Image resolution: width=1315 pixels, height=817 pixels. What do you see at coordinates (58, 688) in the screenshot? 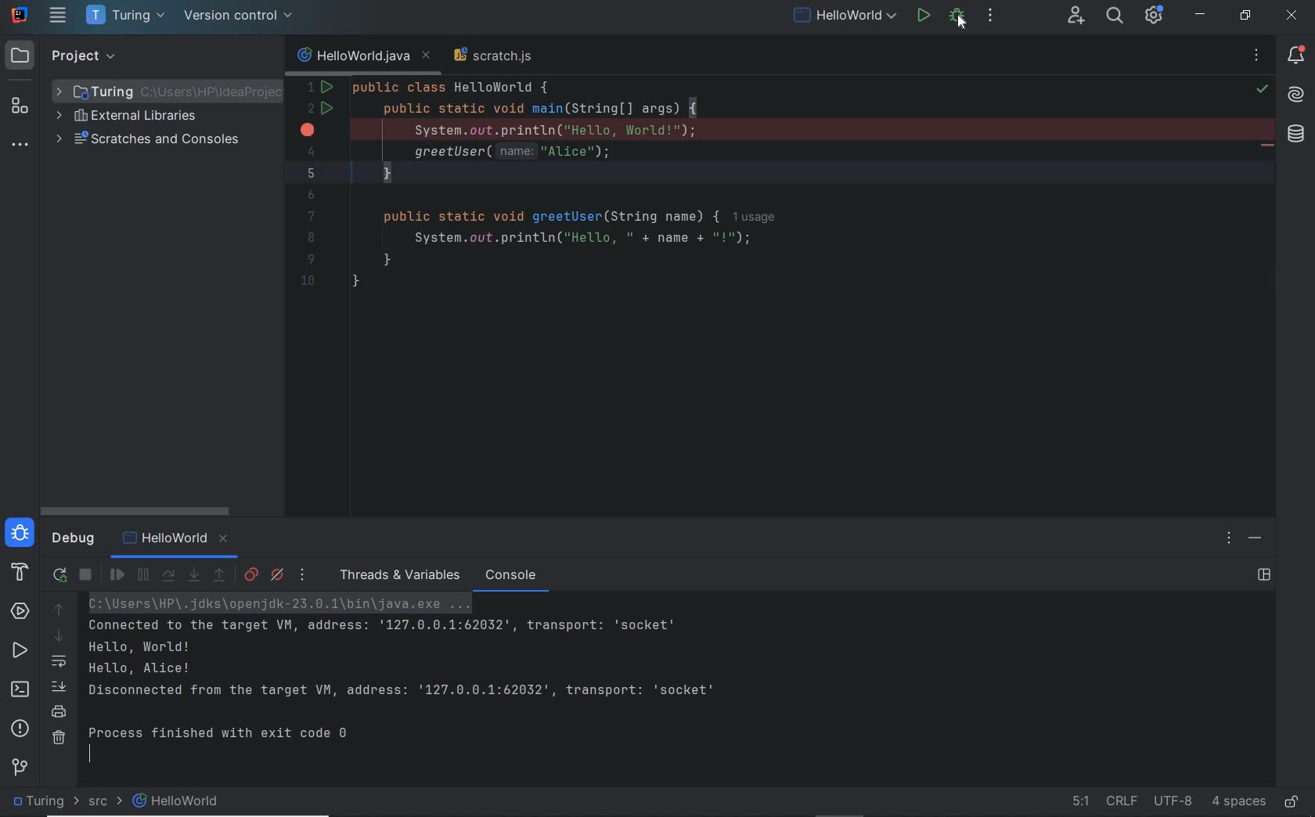
I see `scroll to end` at bounding box center [58, 688].